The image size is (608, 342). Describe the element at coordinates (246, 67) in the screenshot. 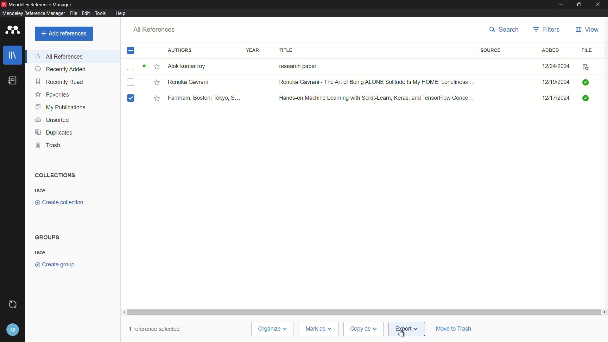

I see `Alok kumar roy research paper` at that location.